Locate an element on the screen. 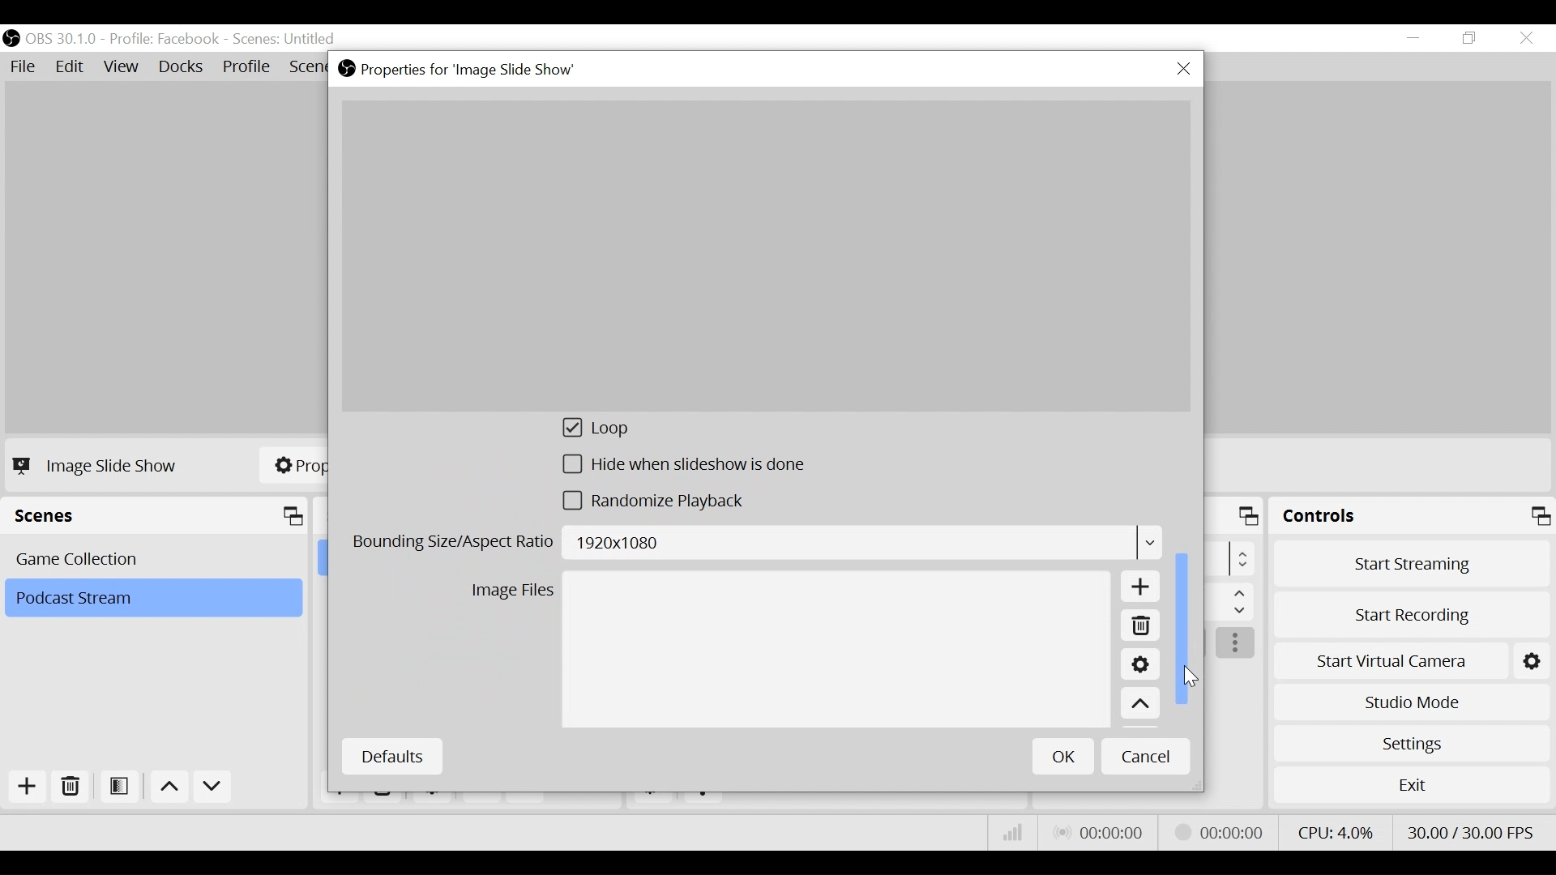 The width and height of the screenshot is (1556, 875). Settings is located at coordinates (1411, 743).